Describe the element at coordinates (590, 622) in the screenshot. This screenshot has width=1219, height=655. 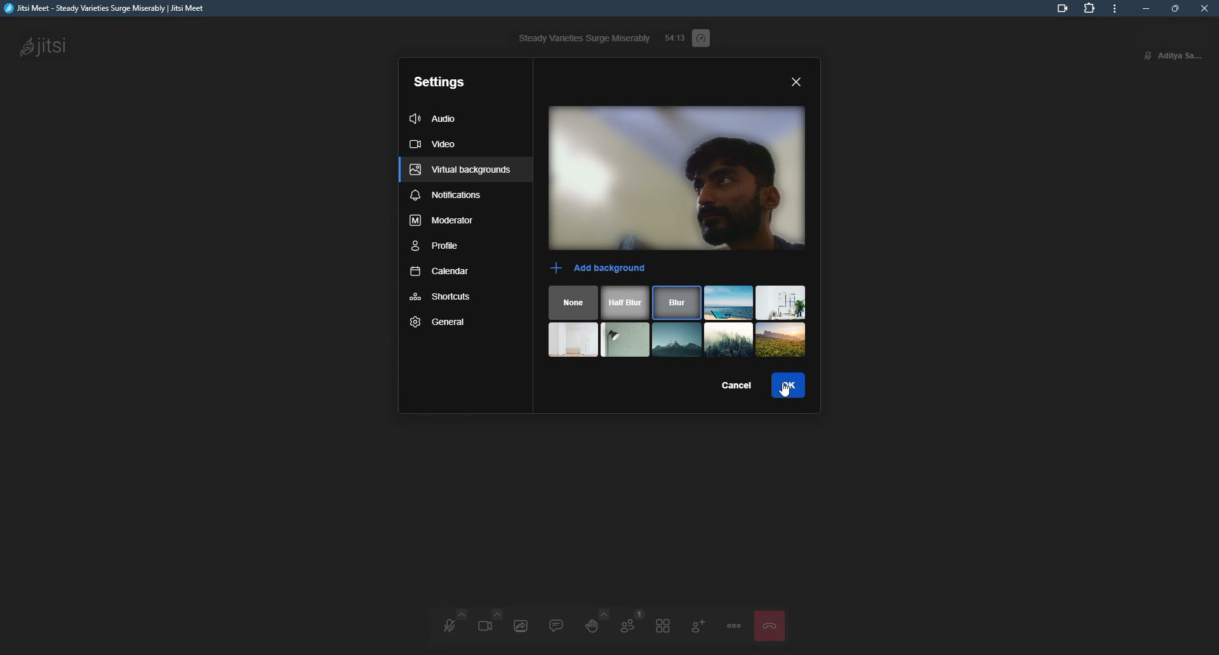
I see `raise your hand` at that location.